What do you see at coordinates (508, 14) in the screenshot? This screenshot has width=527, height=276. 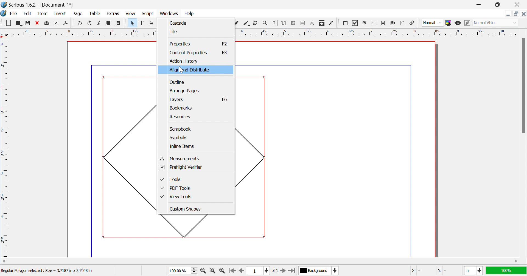 I see `Minimize` at bounding box center [508, 14].